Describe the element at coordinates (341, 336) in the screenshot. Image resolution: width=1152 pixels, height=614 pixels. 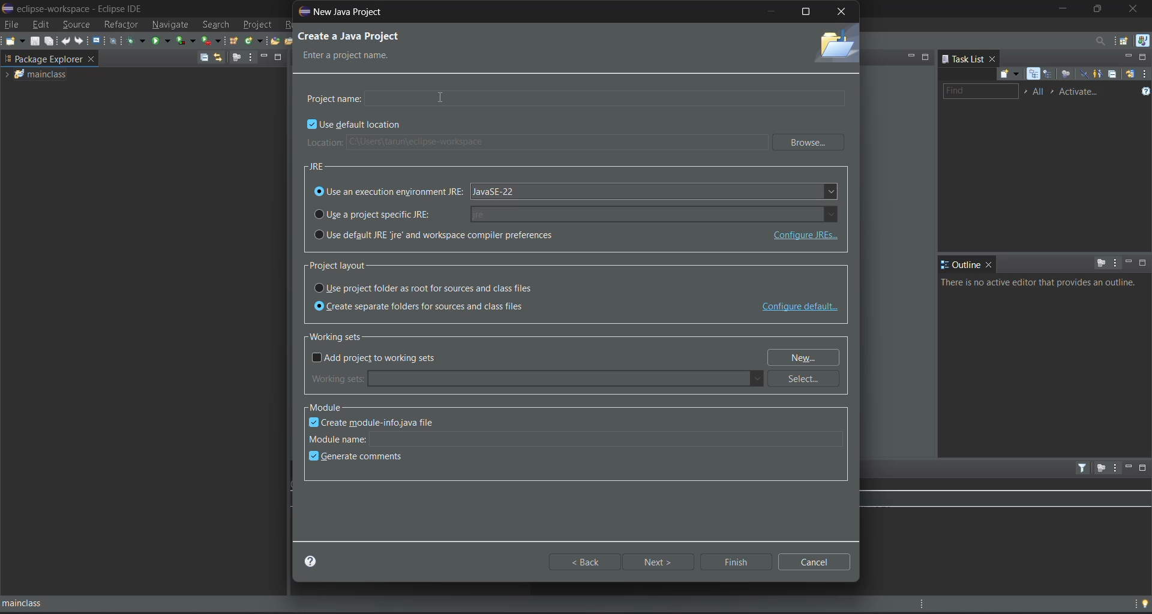
I see `working sets` at that location.